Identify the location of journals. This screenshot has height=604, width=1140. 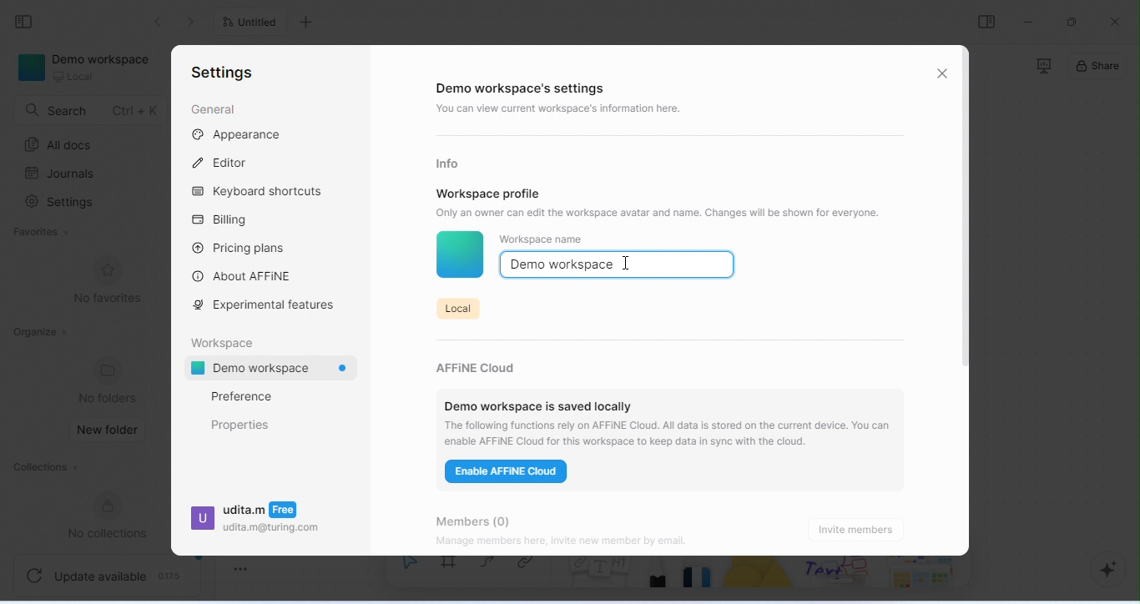
(62, 174).